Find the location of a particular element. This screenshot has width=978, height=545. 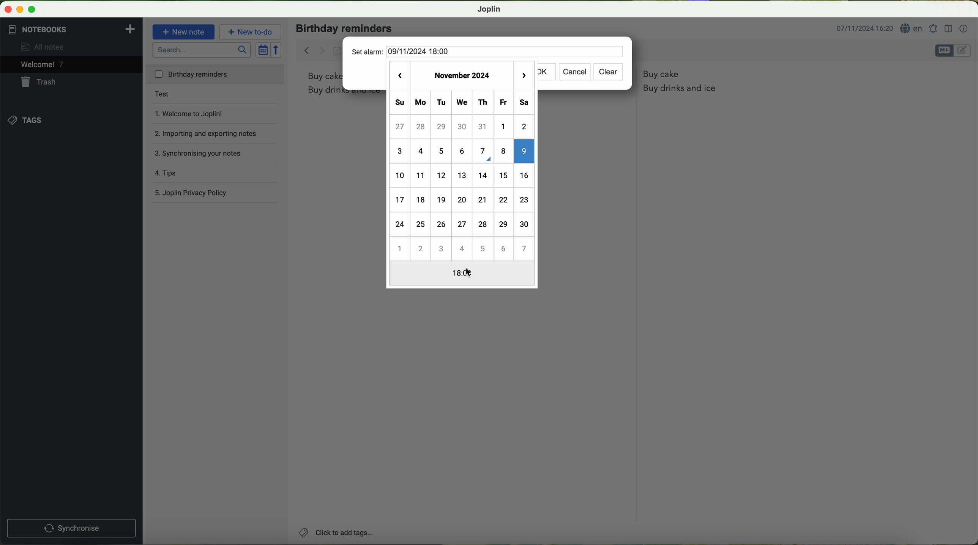

clear is located at coordinates (607, 71).